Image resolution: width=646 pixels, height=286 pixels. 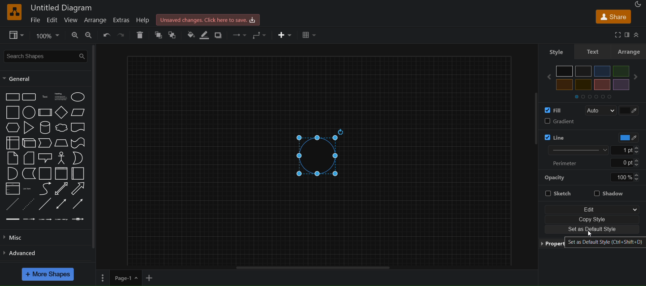 I want to click on grey color, so click(x=584, y=71).